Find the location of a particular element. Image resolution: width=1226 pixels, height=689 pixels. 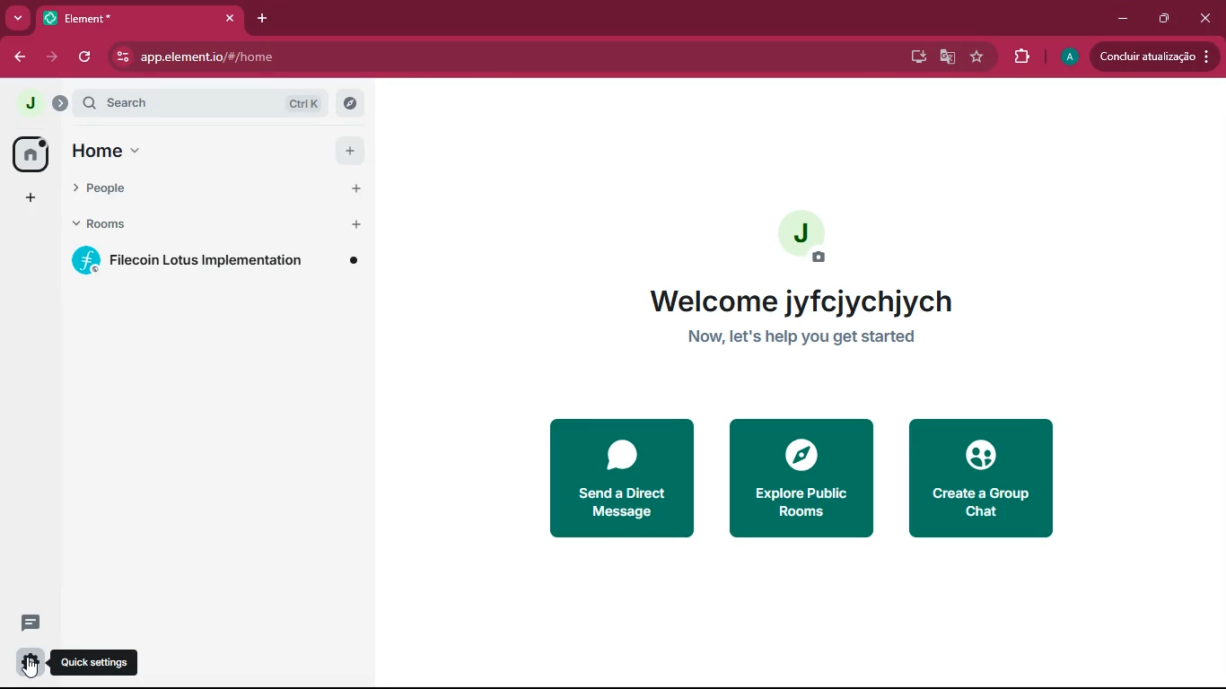

explore is located at coordinates (799, 477).